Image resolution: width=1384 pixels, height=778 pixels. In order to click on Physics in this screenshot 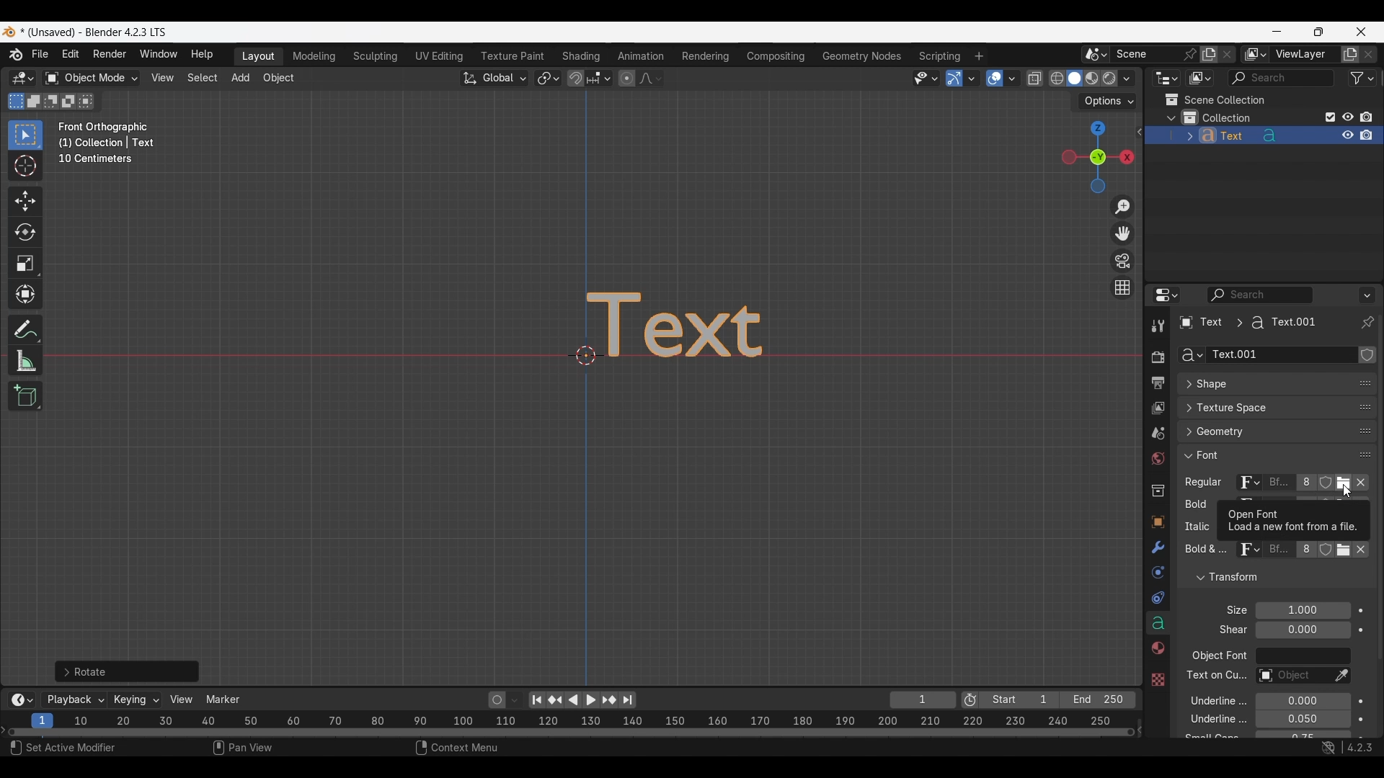, I will do `click(1157, 573)`.